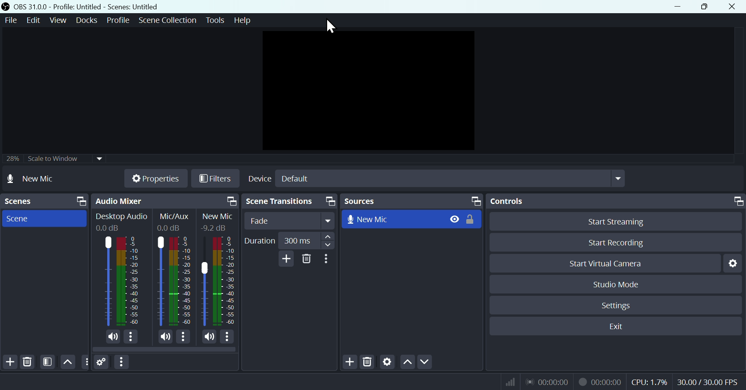 The width and height of the screenshot is (746, 390). What do you see at coordinates (91, 7) in the screenshot?
I see `OBS 31.0 .0 profile: untitled scenes: untitled` at bounding box center [91, 7].